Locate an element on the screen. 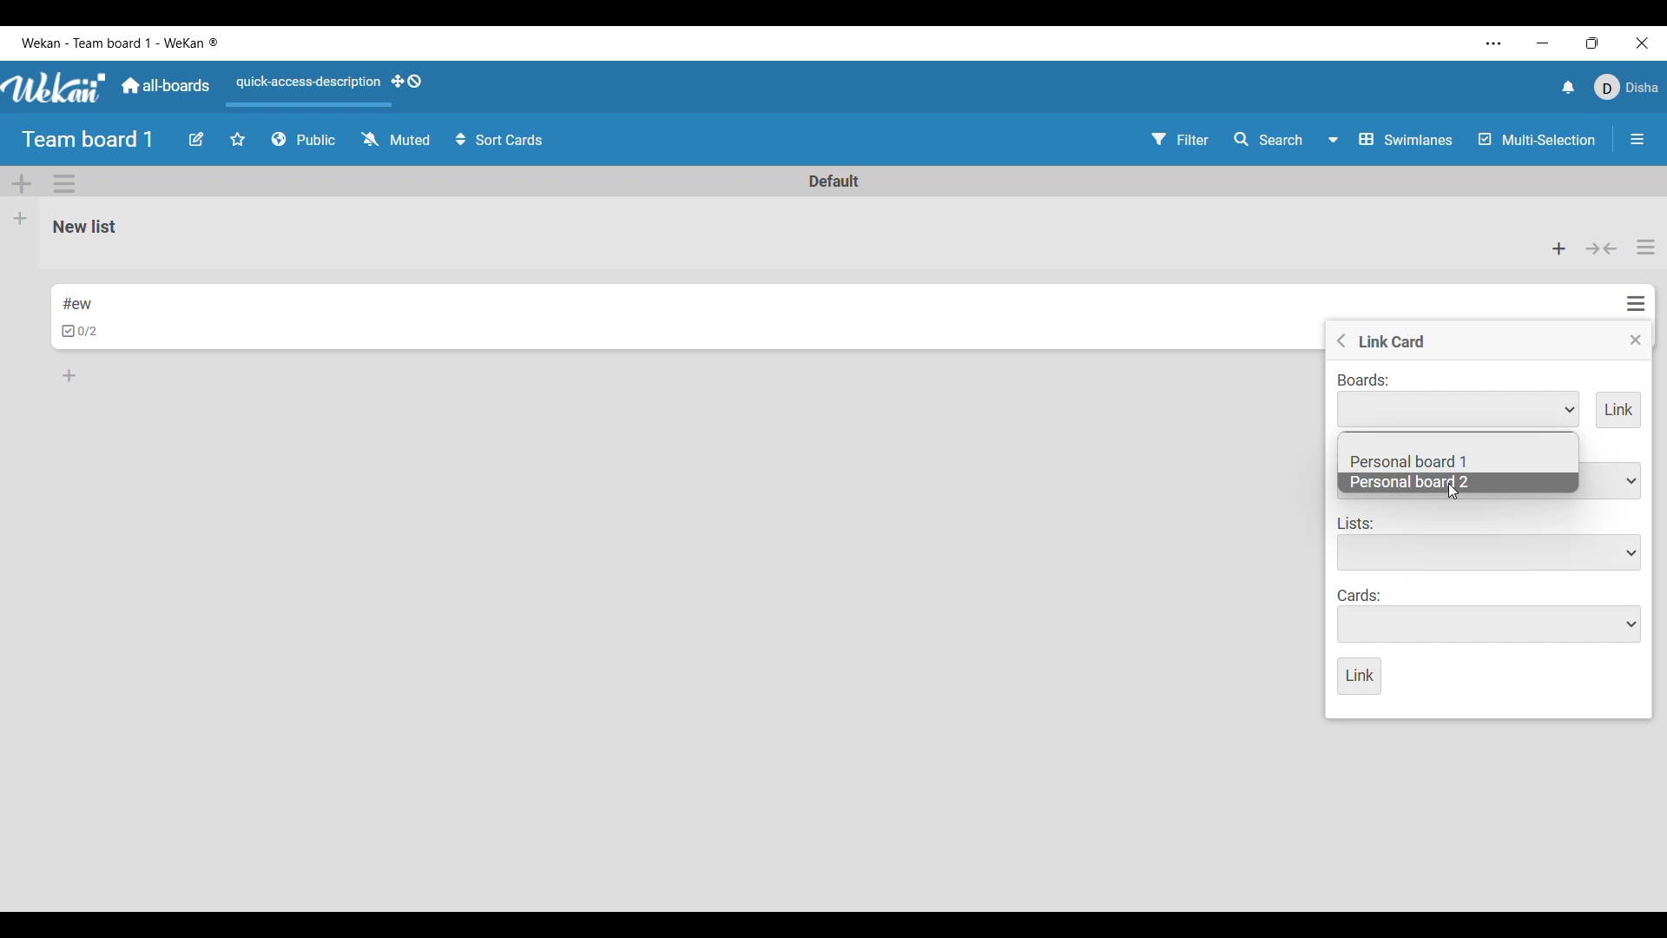  Software logo is located at coordinates (56, 88).